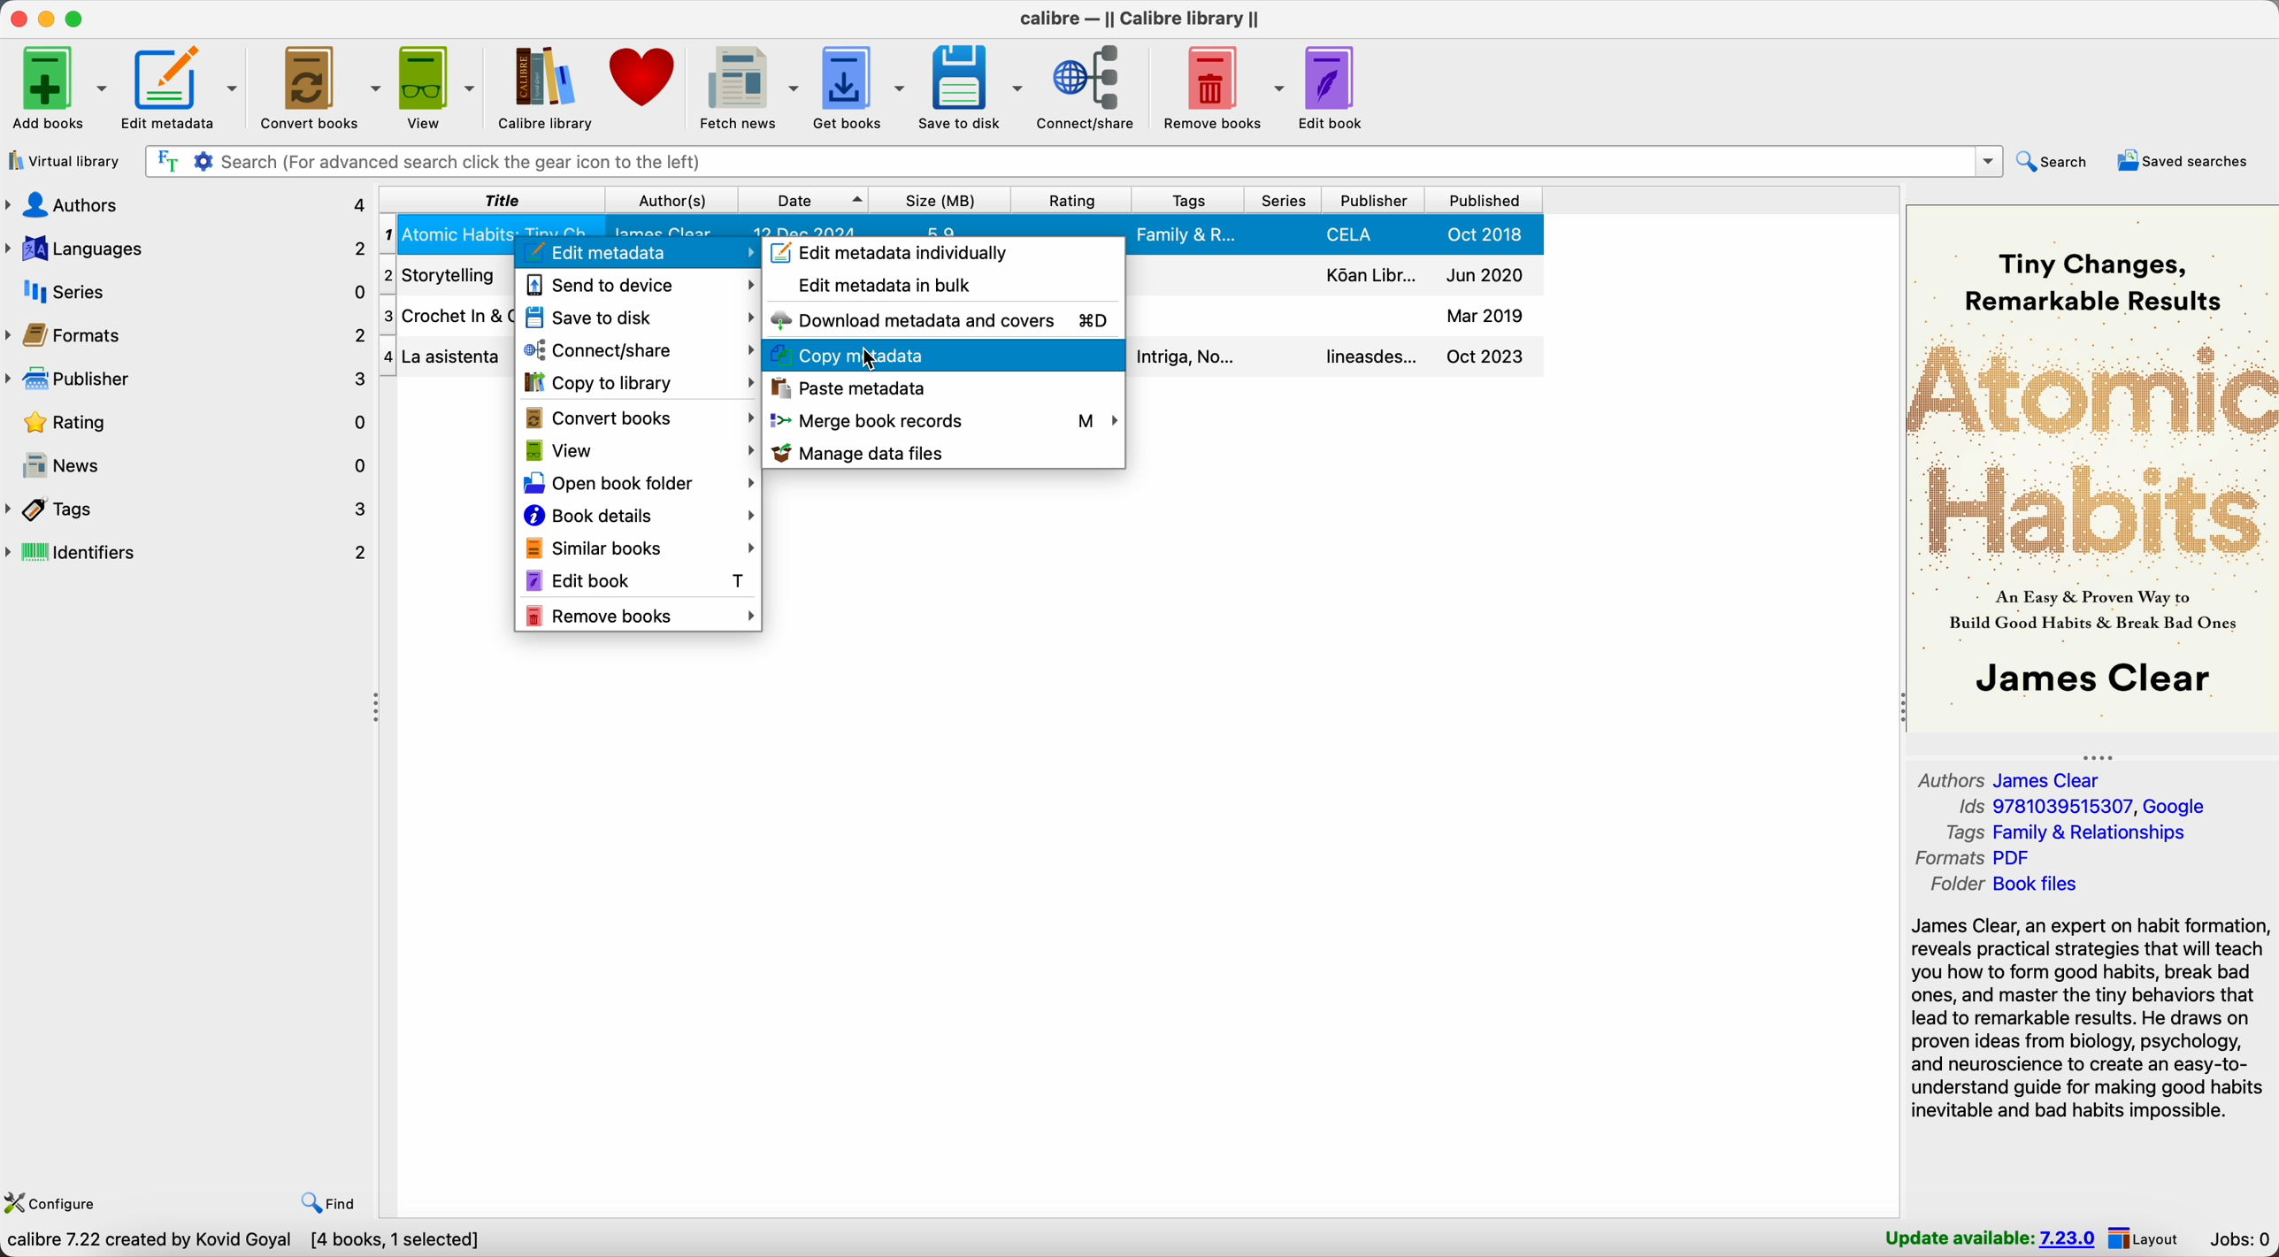 This screenshot has height=1257, width=2279. Describe the element at coordinates (1339, 277) in the screenshot. I see `storytelling book details` at that location.